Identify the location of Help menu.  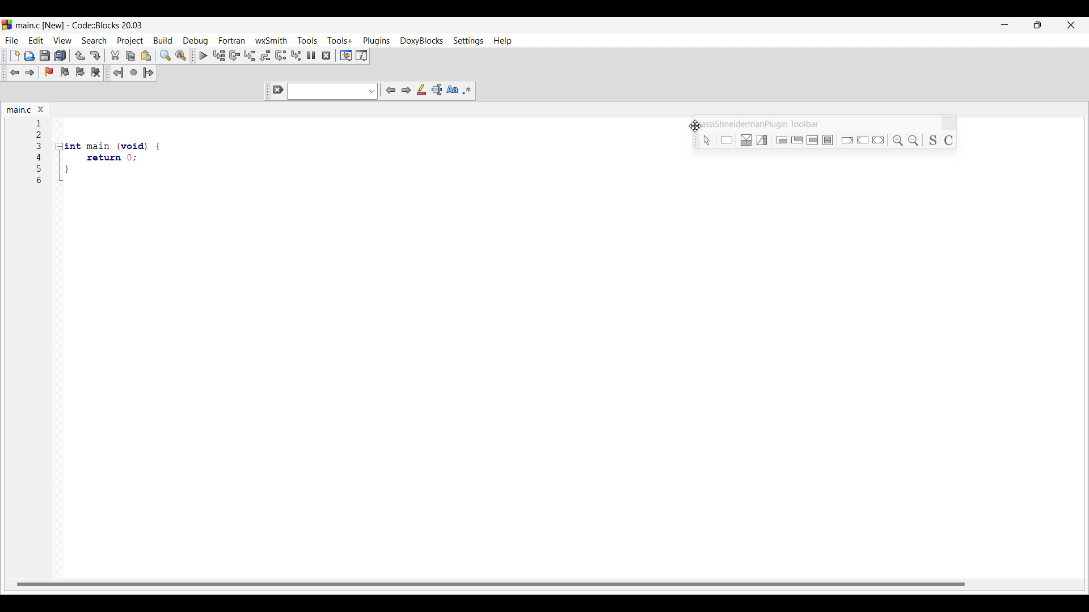
(503, 41).